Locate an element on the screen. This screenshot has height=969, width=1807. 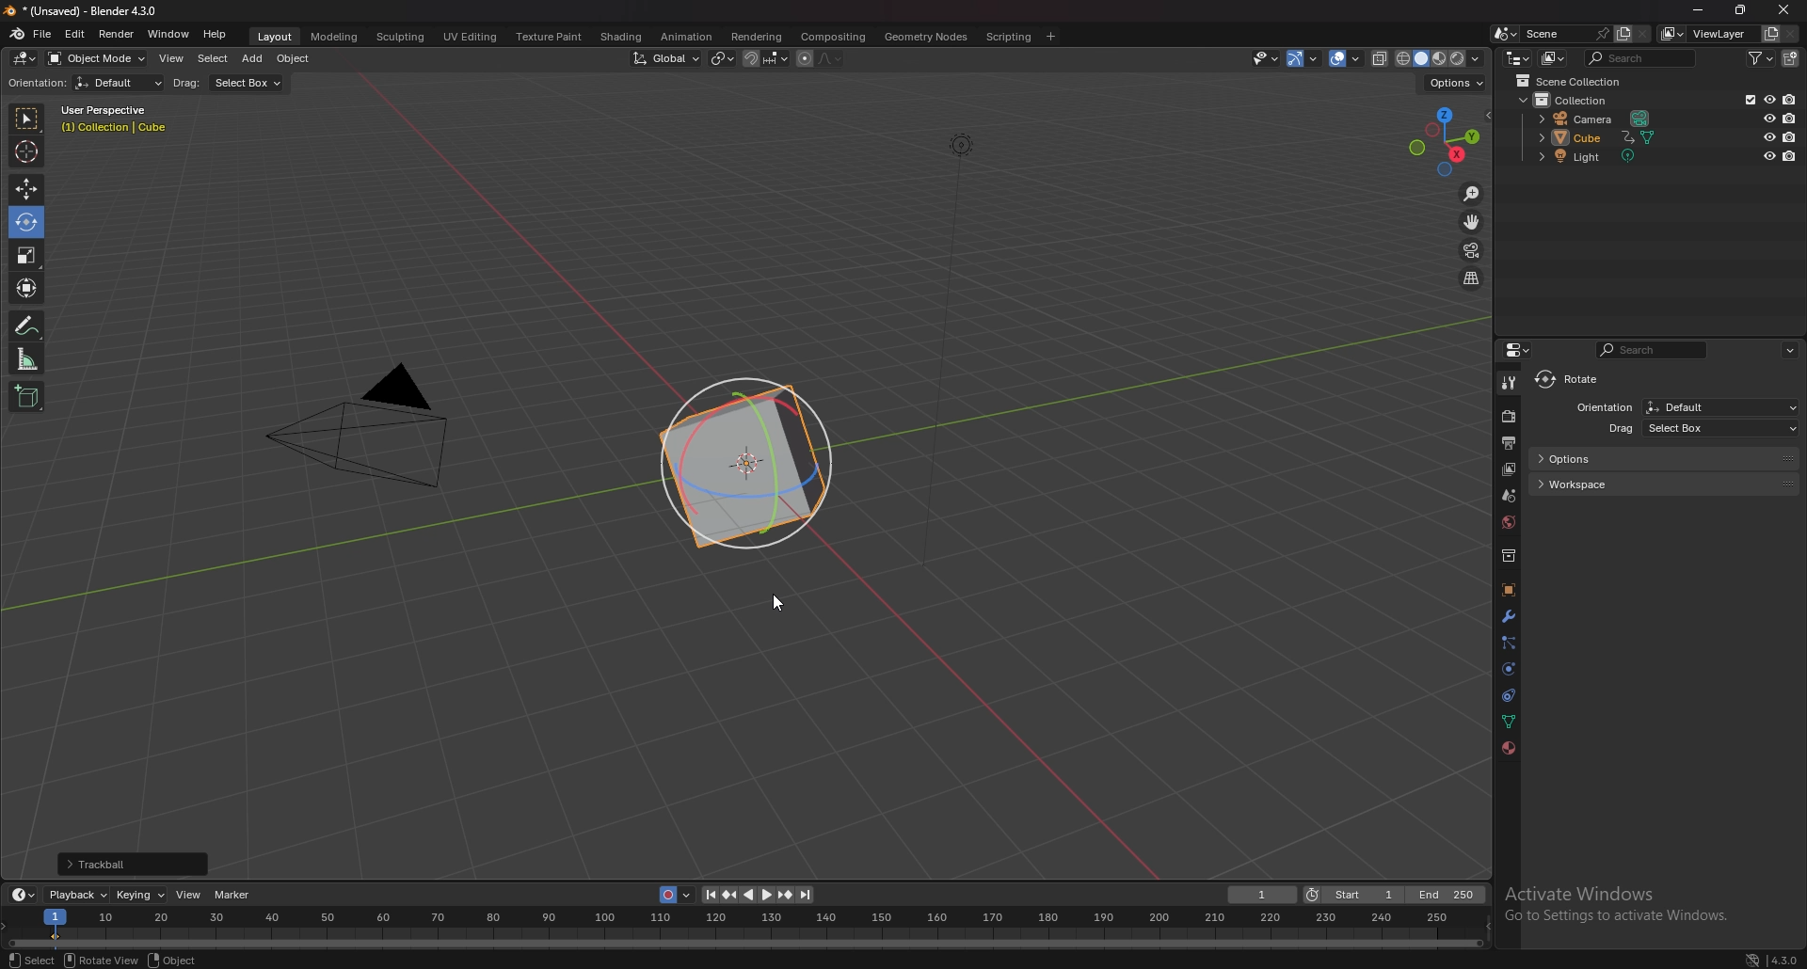
Orientation is located at coordinates (1603, 406).